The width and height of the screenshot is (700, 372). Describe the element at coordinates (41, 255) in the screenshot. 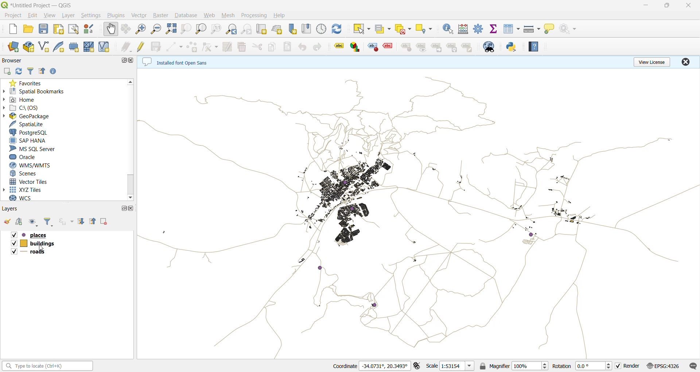

I see `roads` at that location.